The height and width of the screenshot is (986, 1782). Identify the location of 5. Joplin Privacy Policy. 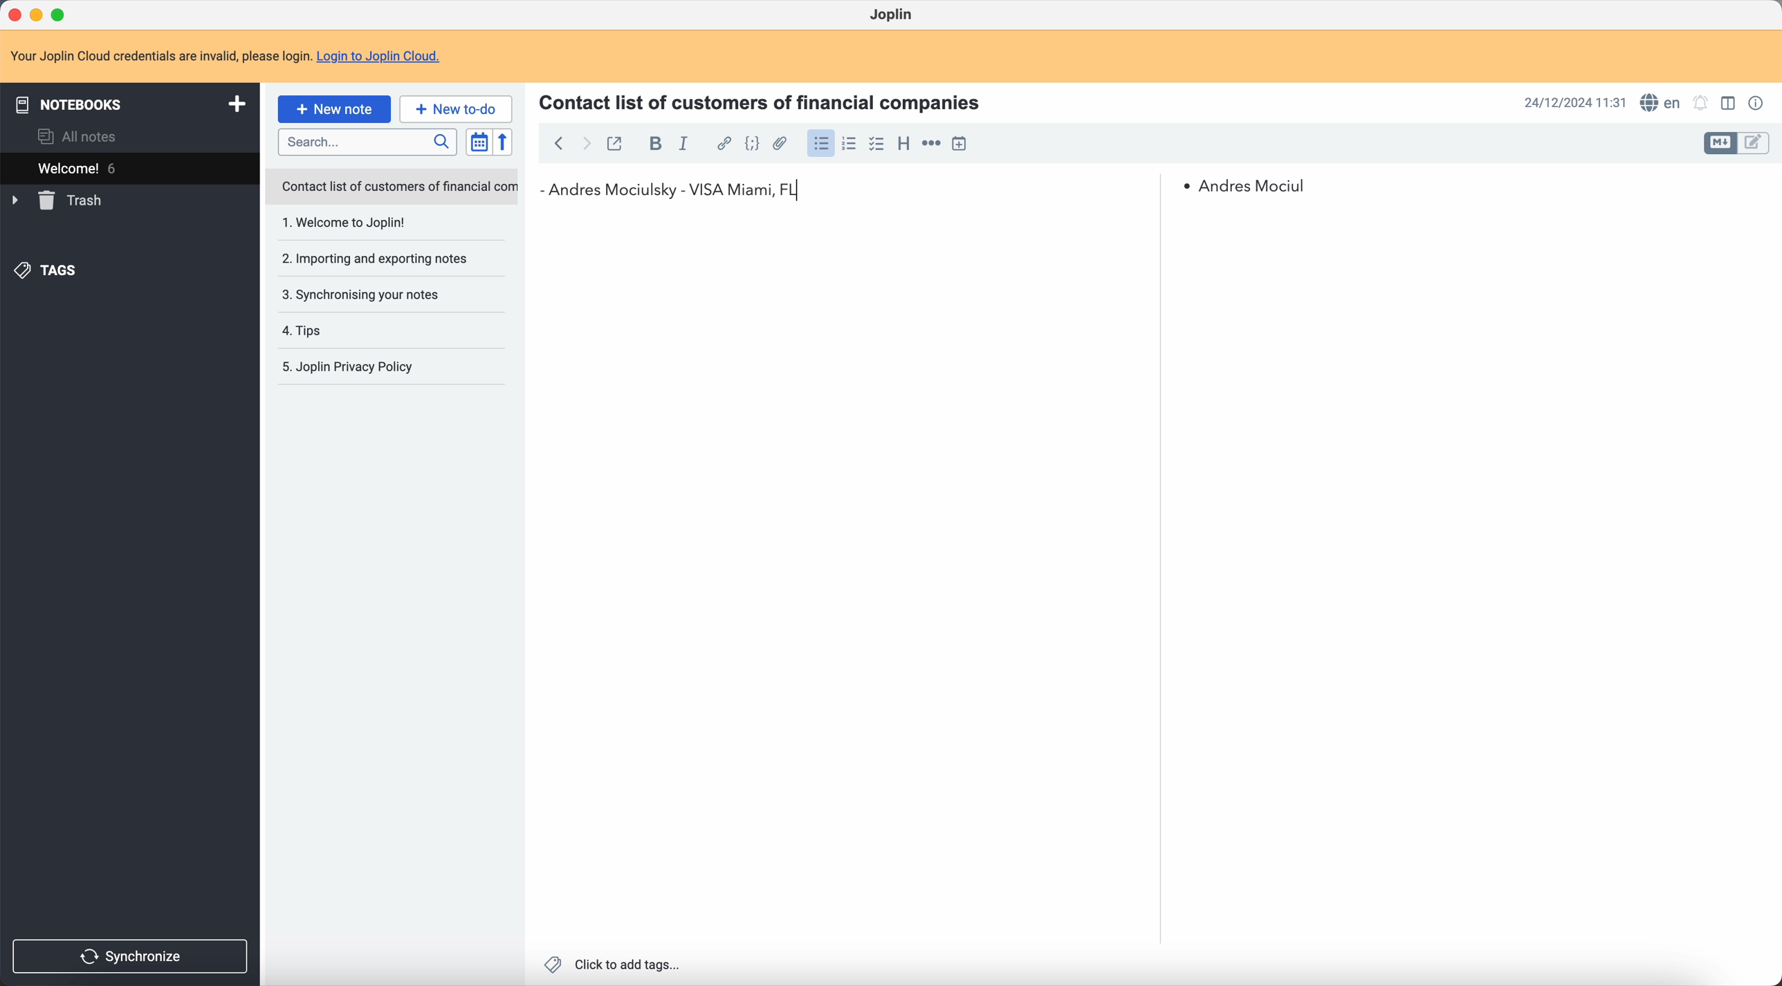
(357, 368).